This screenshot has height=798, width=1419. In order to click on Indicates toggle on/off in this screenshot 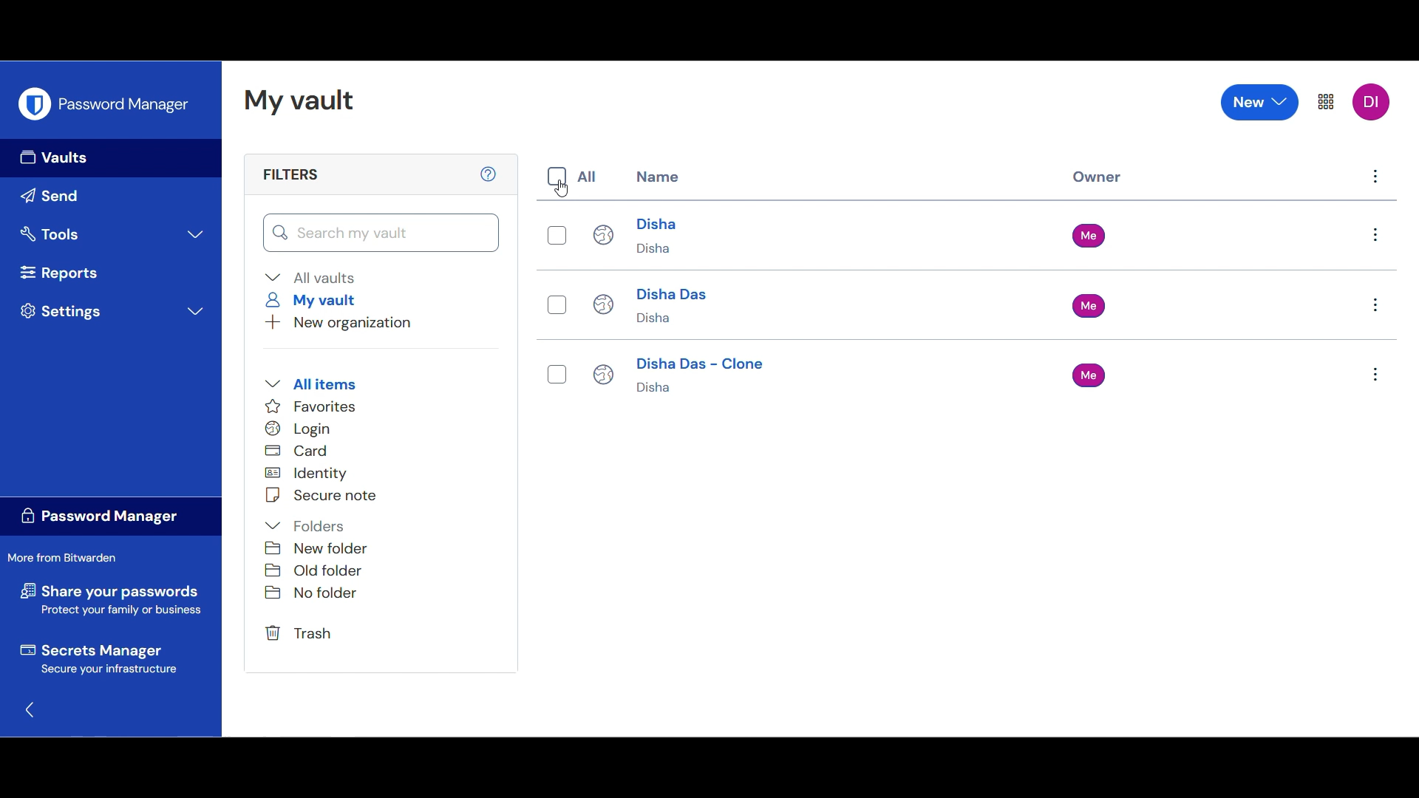, I will do `click(555, 304)`.